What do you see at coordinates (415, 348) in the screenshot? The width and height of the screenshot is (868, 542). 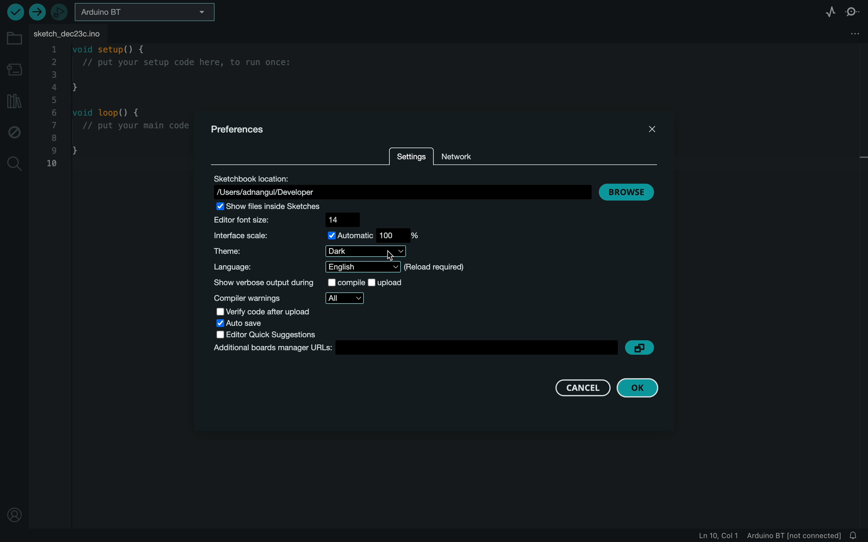 I see `board manager` at bounding box center [415, 348].